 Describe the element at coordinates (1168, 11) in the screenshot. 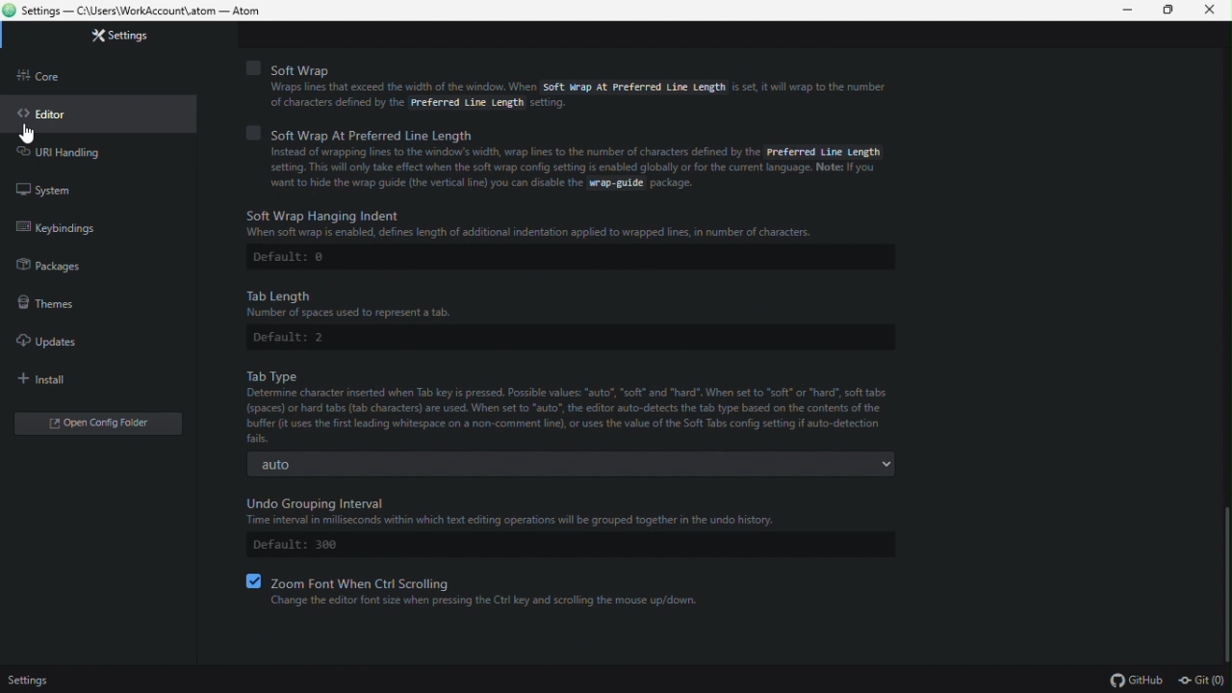

I see `Restore` at that location.